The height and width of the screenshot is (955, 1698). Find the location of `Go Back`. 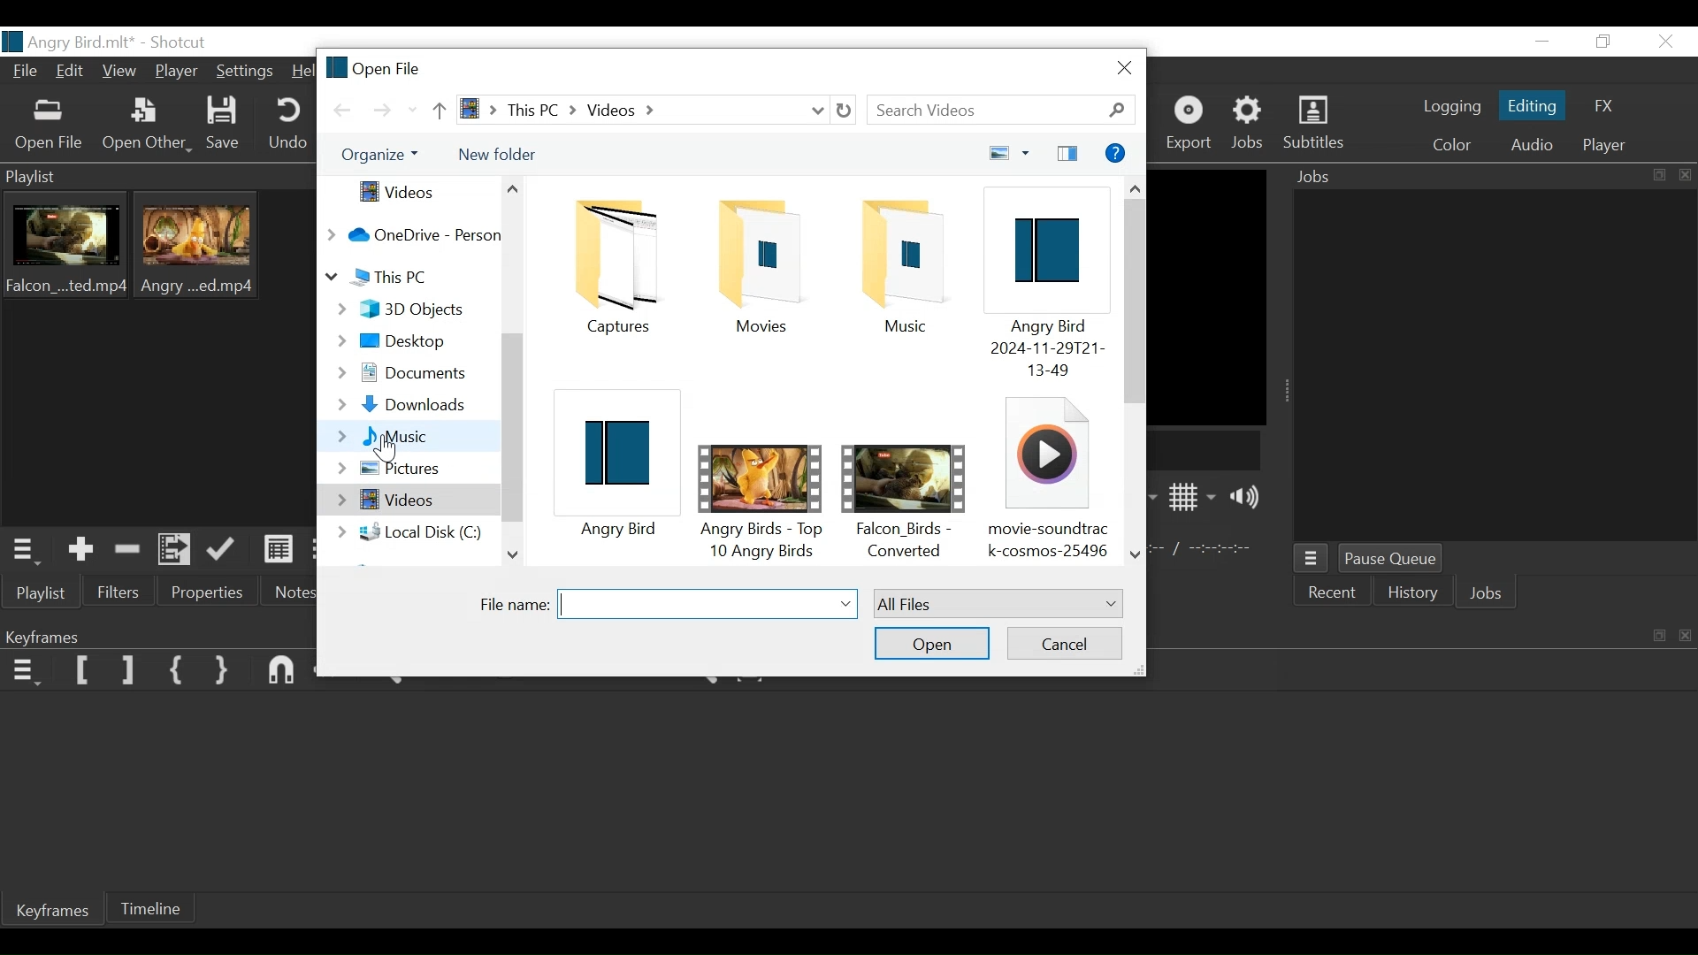

Go Back is located at coordinates (343, 111).